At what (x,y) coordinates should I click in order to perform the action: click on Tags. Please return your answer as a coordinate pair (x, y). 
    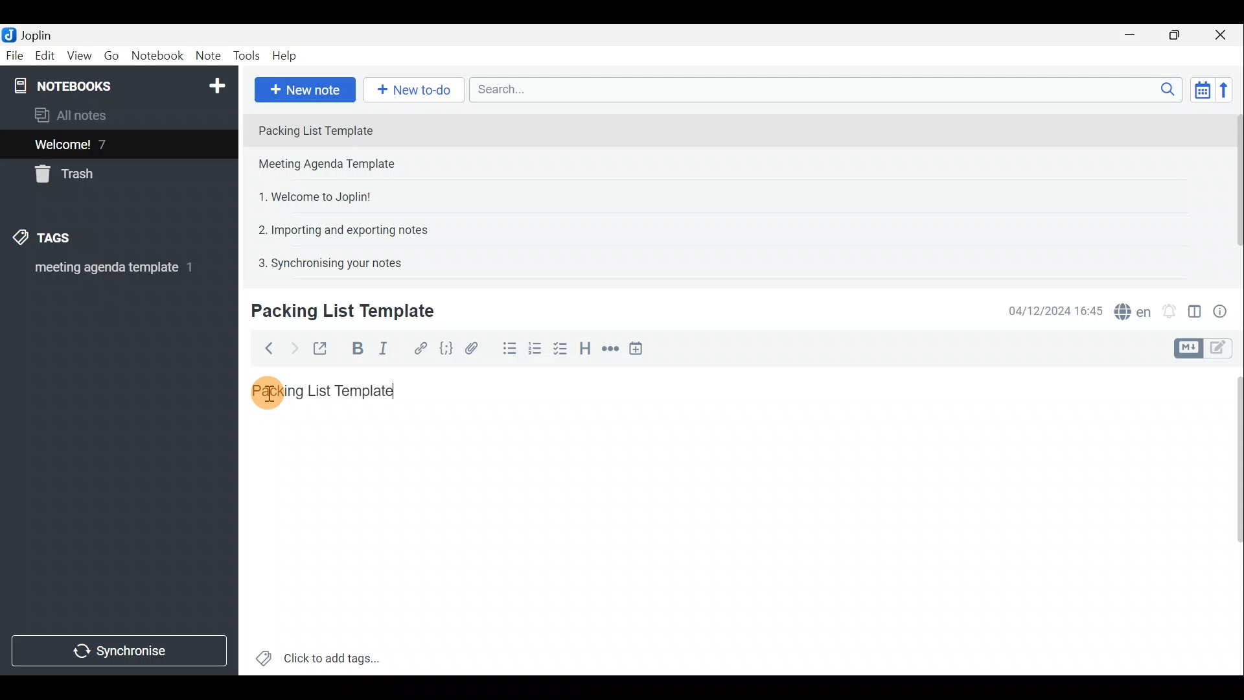
    Looking at the image, I should click on (63, 240).